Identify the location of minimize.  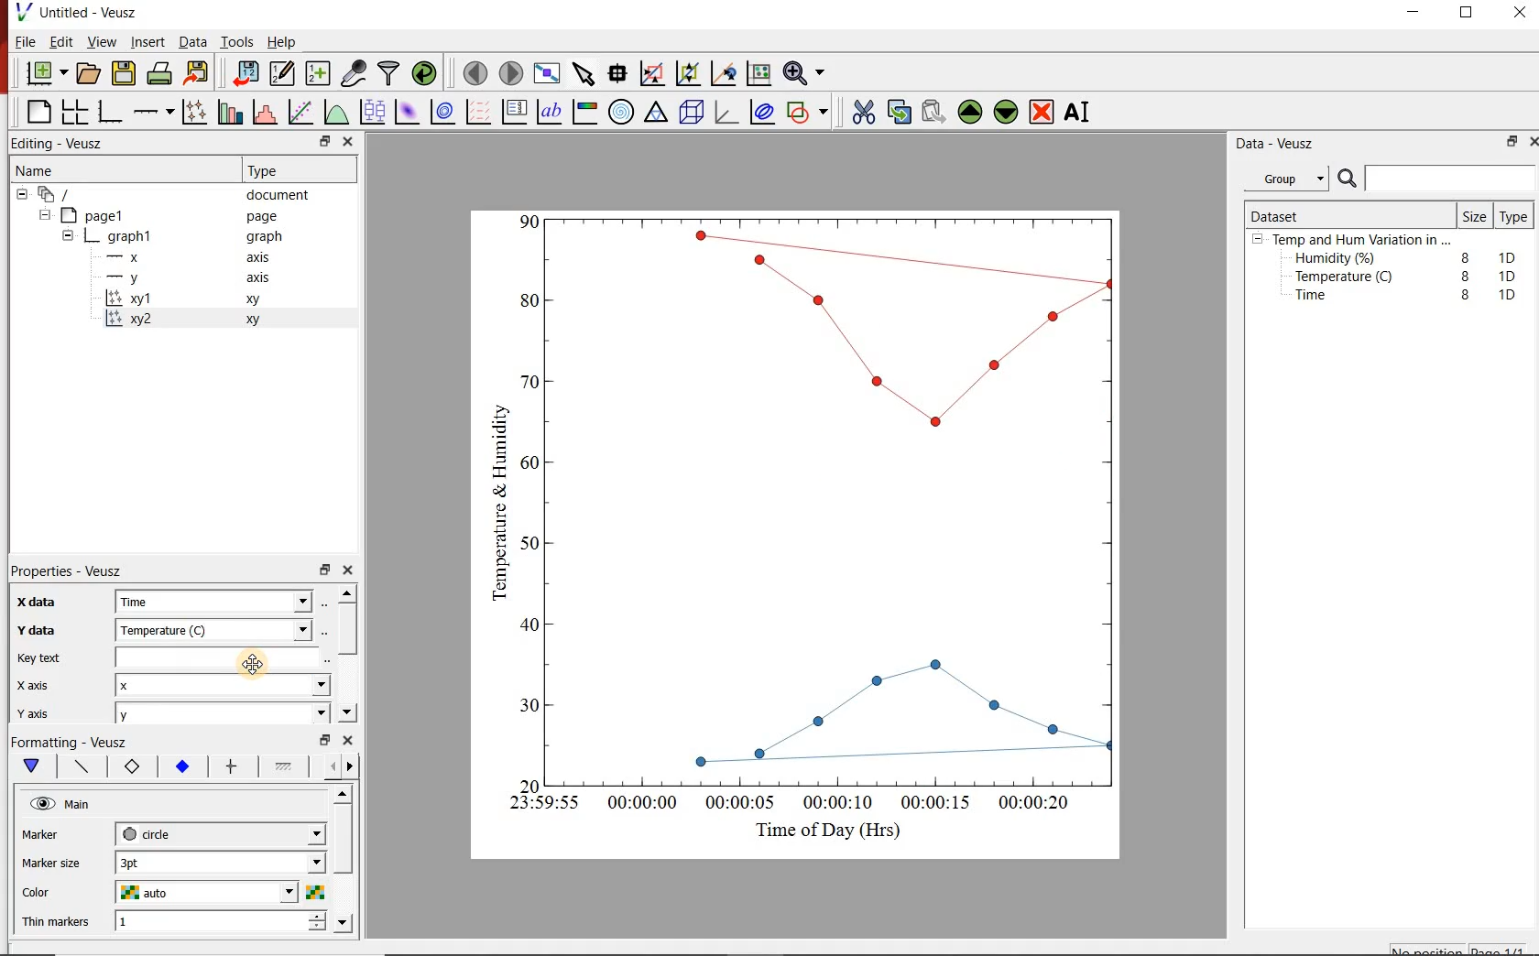
(1420, 13).